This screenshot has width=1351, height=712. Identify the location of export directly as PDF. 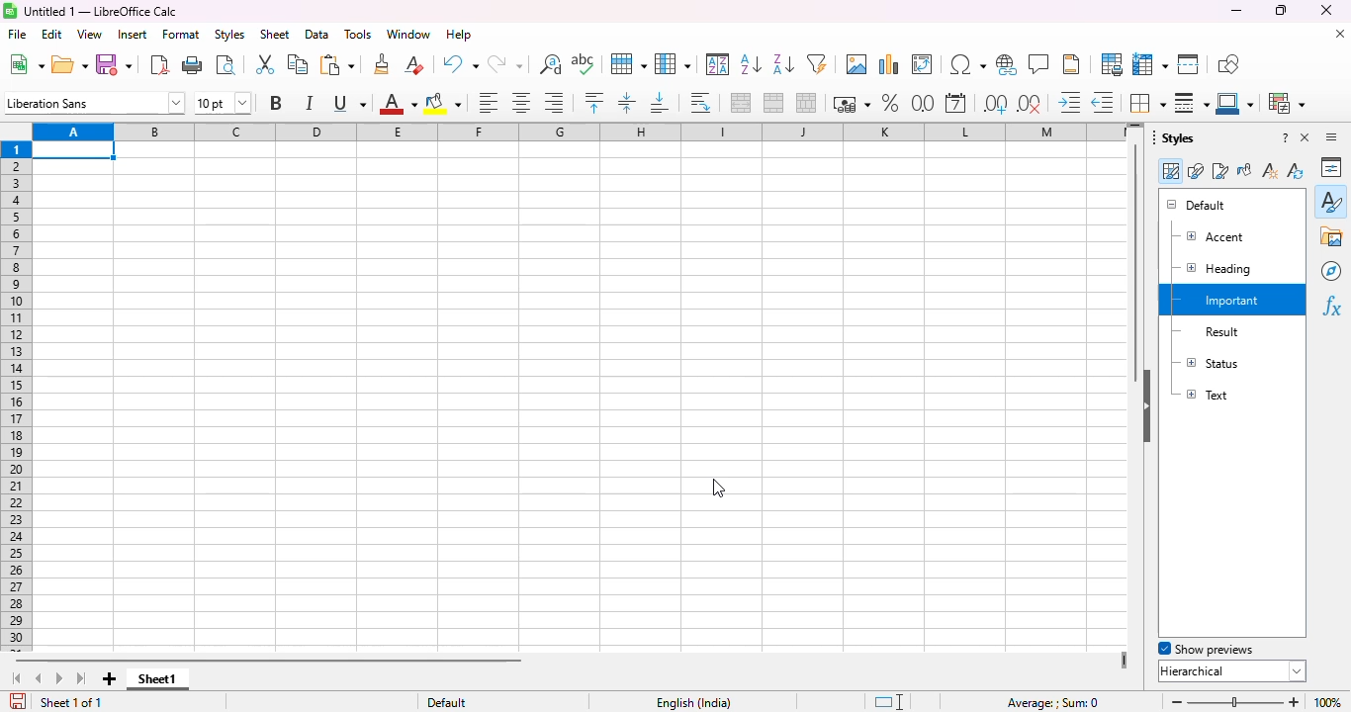
(160, 64).